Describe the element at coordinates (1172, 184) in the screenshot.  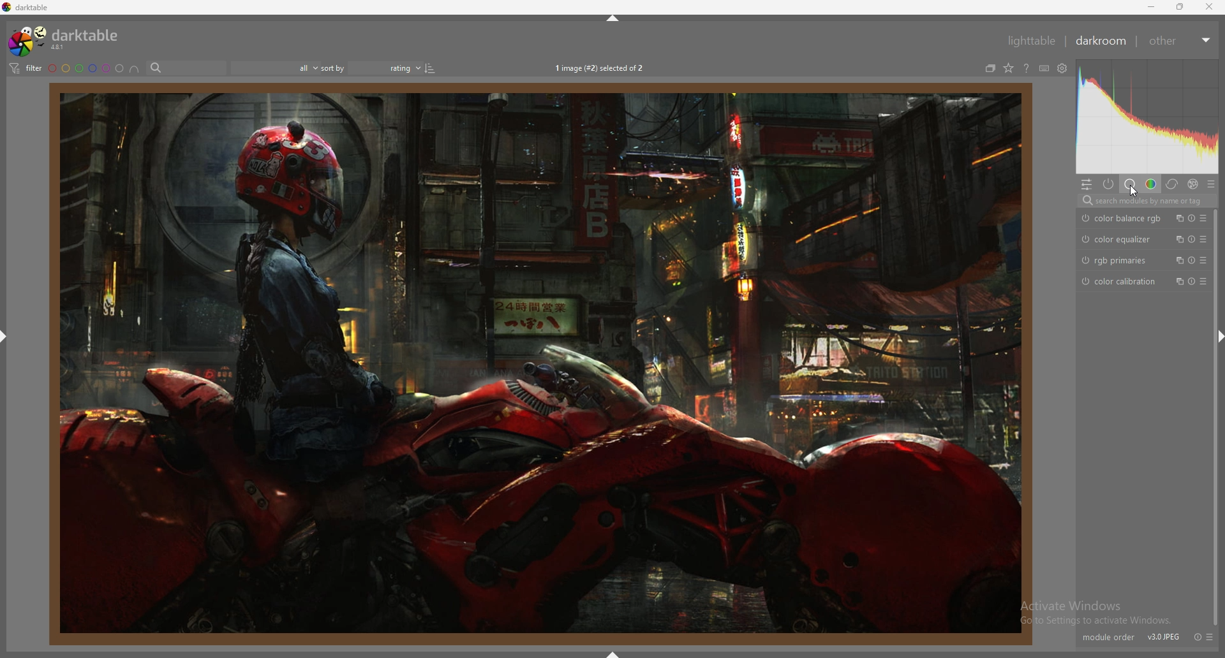
I see `correct` at that location.